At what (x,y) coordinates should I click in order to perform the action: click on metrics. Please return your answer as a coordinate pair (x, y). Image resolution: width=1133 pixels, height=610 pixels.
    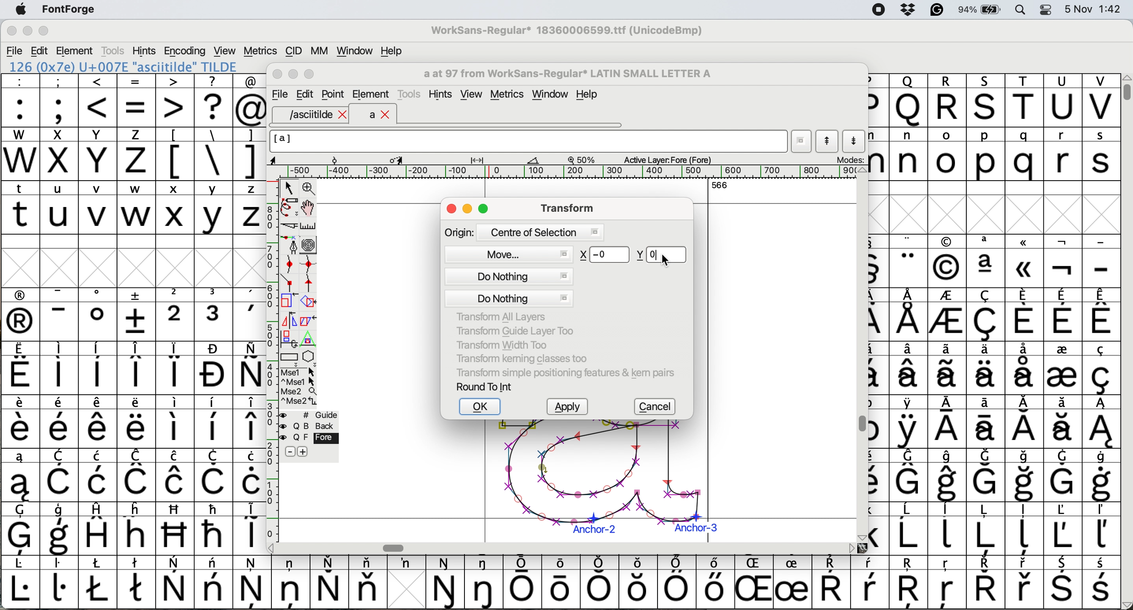
    Looking at the image, I should click on (260, 51).